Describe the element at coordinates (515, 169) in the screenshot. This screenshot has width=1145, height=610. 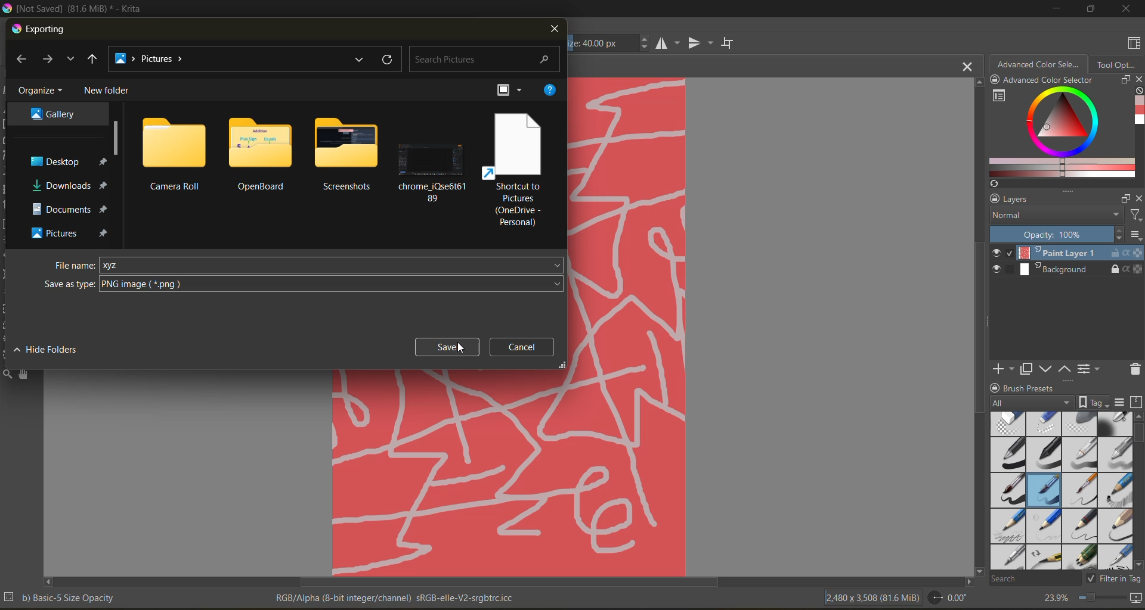
I see `folders` at that location.